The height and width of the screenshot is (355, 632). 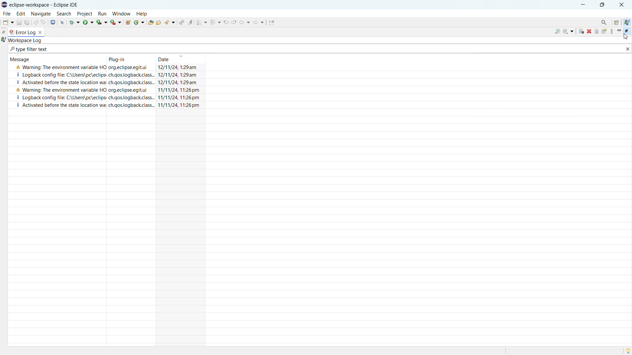 What do you see at coordinates (47, 5) in the screenshot?
I see `eclipse-workspace - Eclipse IDE` at bounding box center [47, 5].